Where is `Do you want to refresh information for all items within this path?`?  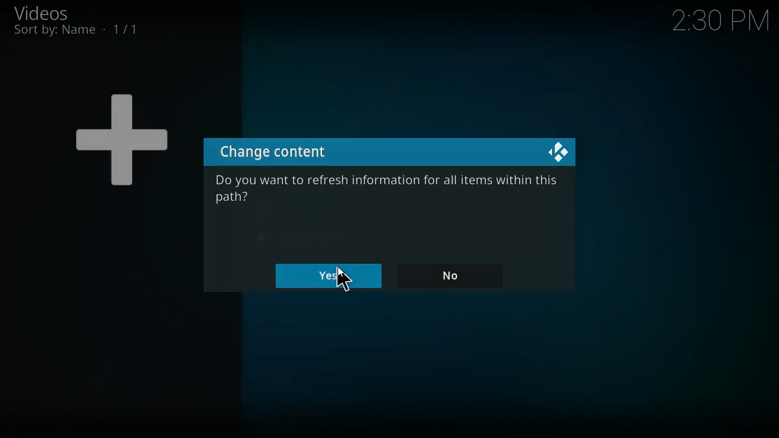
Do you want to refresh information for all items within this path? is located at coordinates (387, 189).